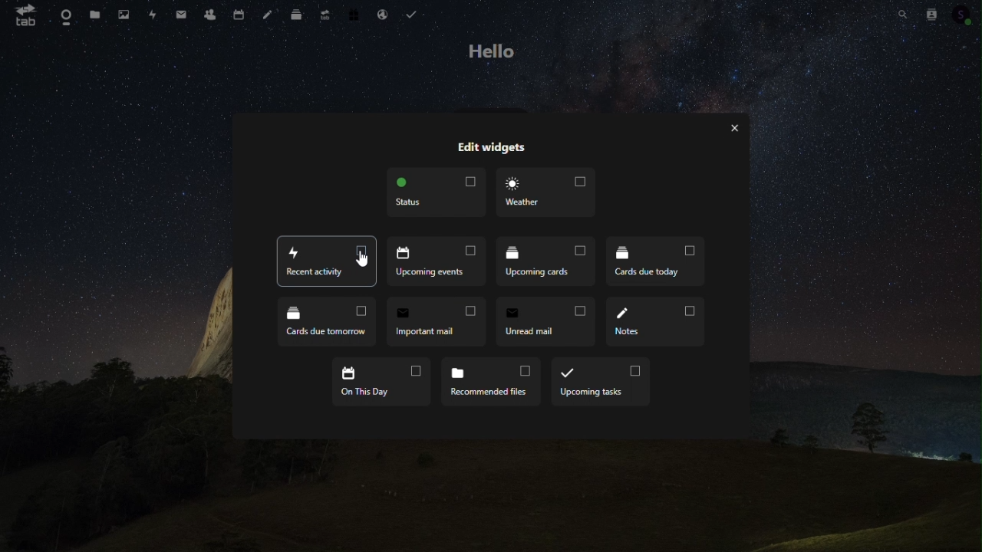 This screenshot has width=982, height=552. What do you see at coordinates (546, 194) in the screenshot?
I see `Weather` at bounding box center [546, 194].